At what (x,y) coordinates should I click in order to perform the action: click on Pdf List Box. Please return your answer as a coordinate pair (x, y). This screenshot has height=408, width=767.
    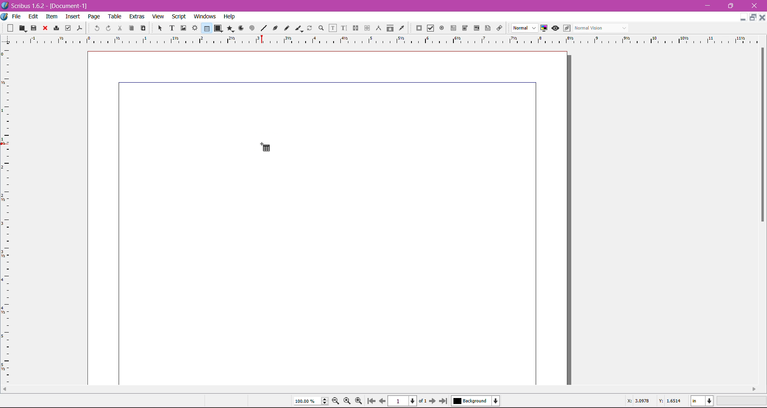
    Looking at the image, I should click on (475, 28).